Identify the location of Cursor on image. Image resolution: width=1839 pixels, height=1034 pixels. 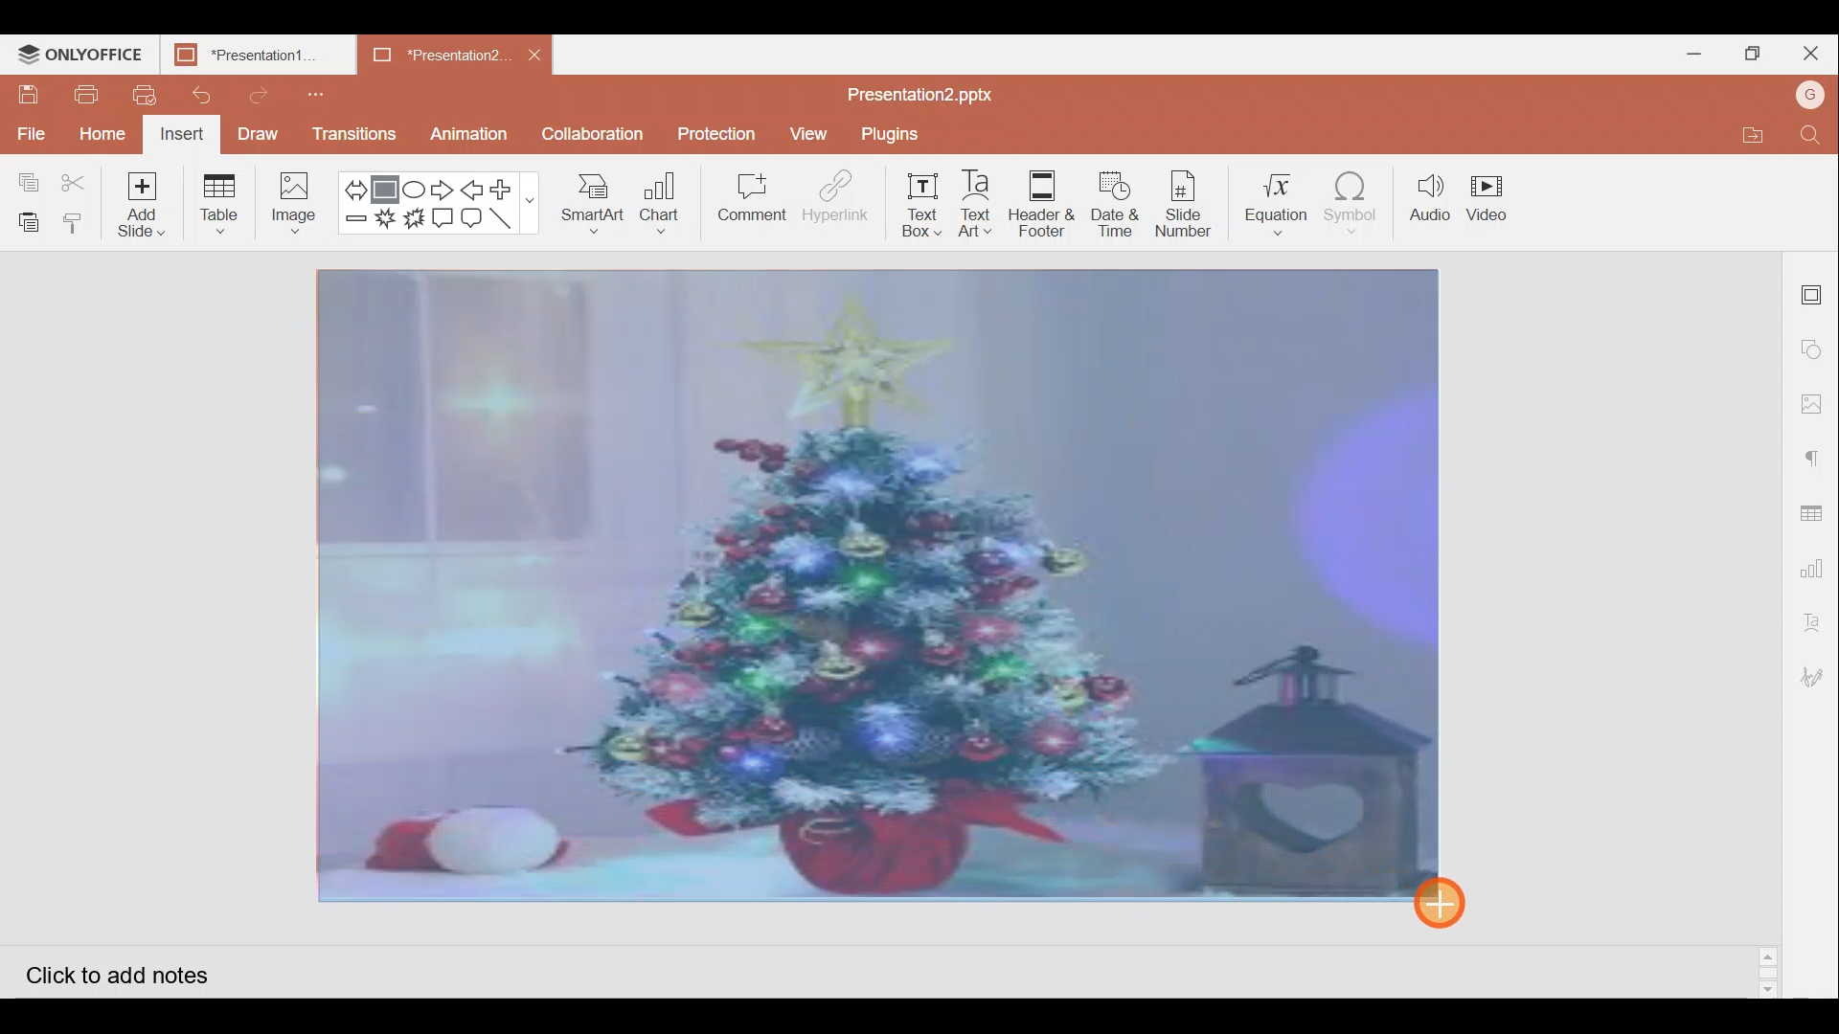
(1452, 901).